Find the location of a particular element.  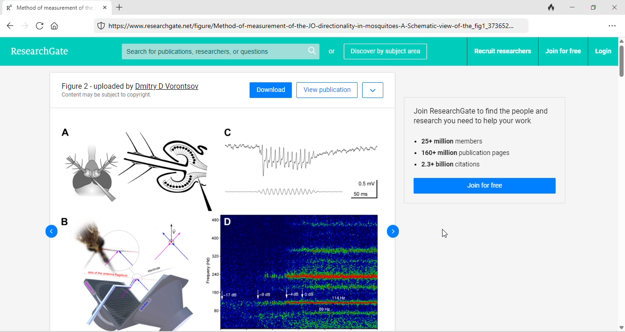

R® Method of measurement of th. is located at coordinates (48, 8).